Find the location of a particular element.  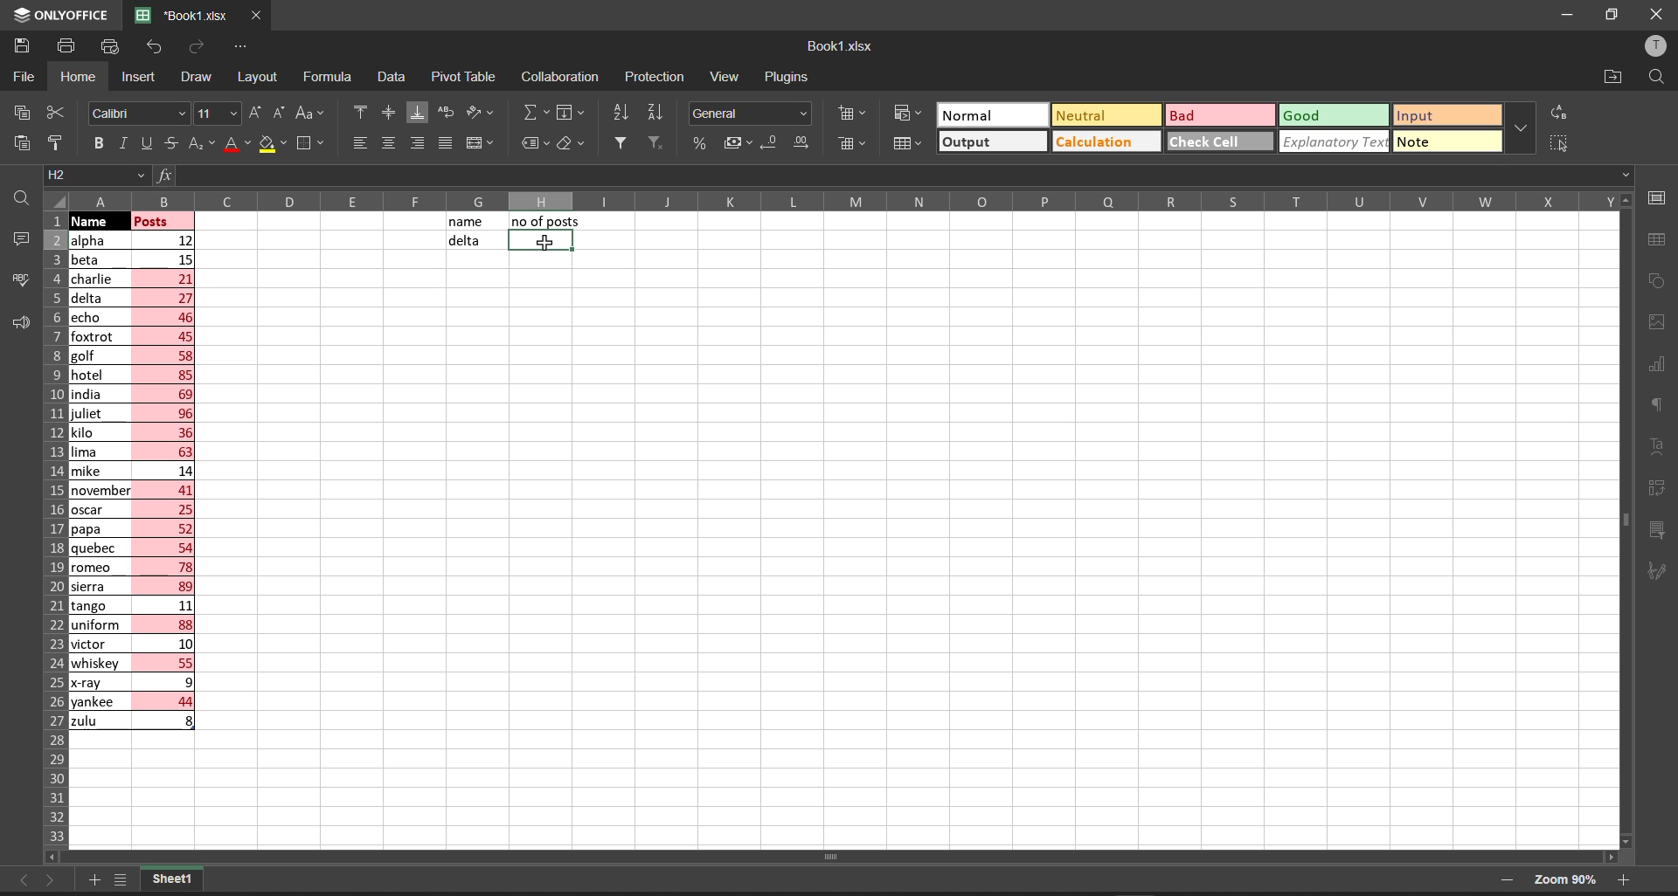

slicer settings is located at coordinates (1666, 526).